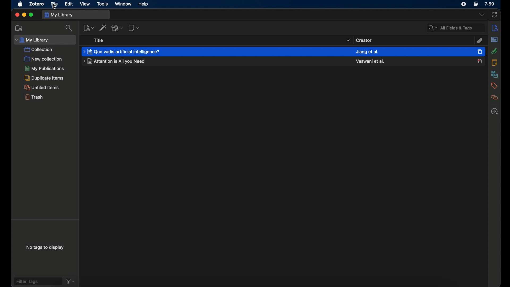 The width and height of the screenshot is (510, 287). What do you see at coordinates (69, 28) in the screenshot?
I see `search` at bounding box center [69, 28].